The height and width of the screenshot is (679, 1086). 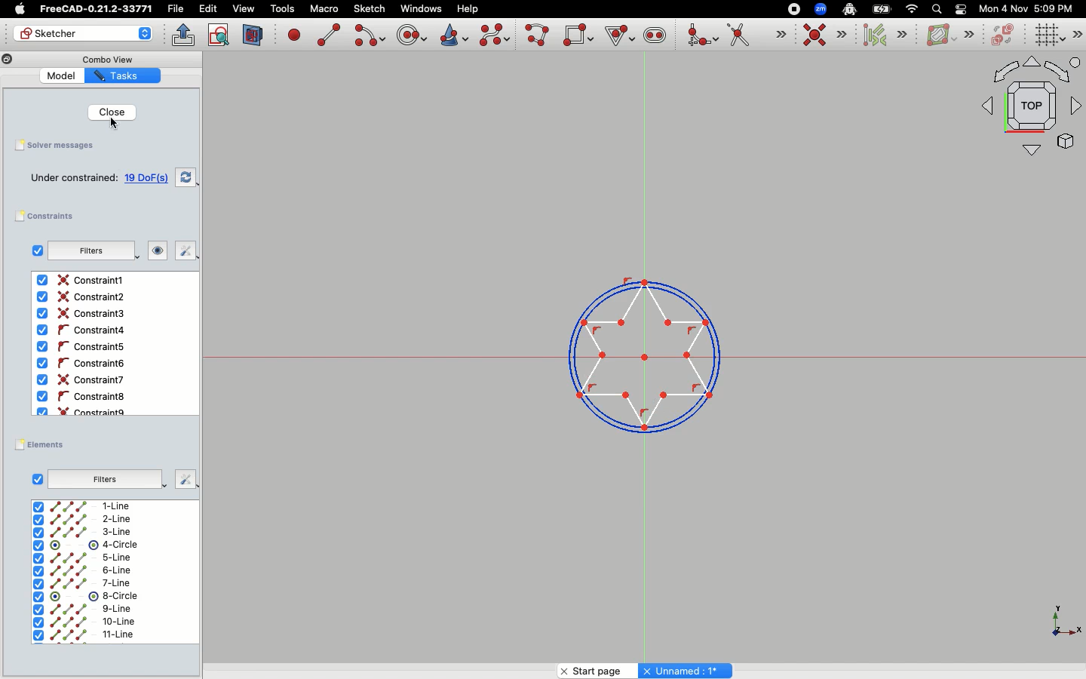 I want to click on Cursor, so click(x=112, y=124).